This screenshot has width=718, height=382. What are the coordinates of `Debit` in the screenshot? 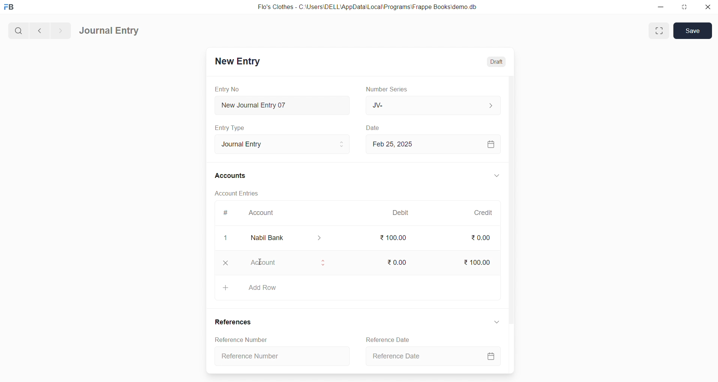 It's located at (401, 212).